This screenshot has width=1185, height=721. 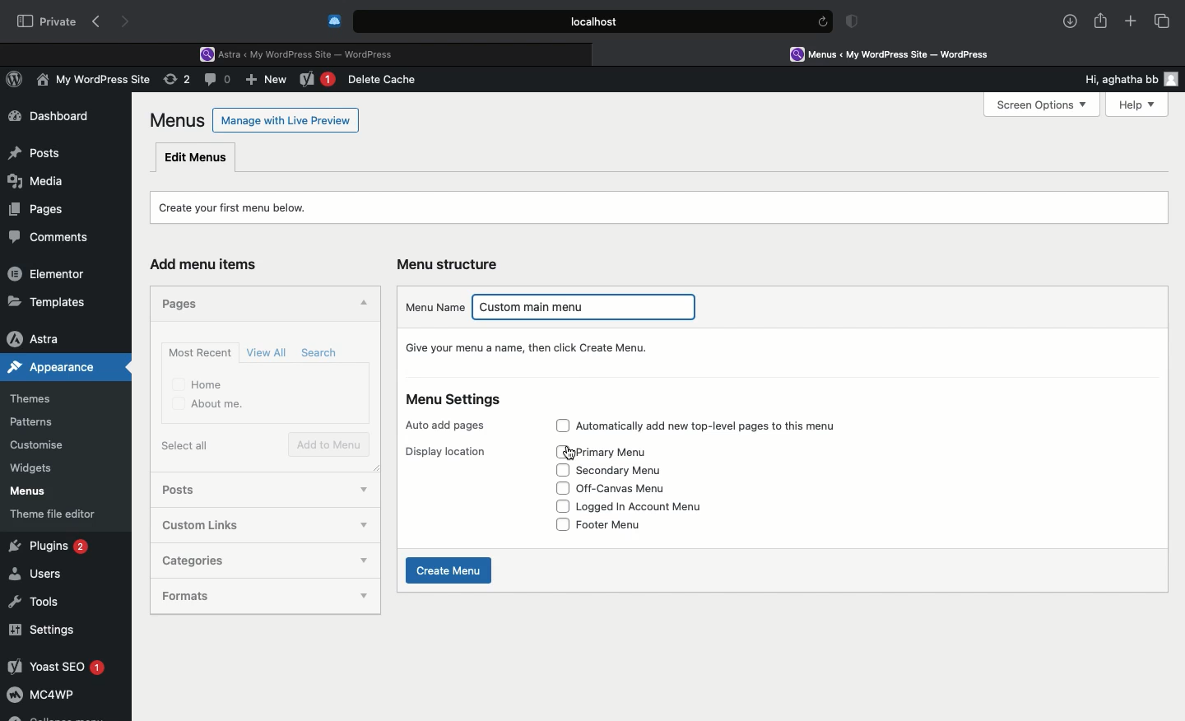 What do you see at coordinates (322, 353) in the screenshot?
I see `Search` at bounding box center [322, 353].